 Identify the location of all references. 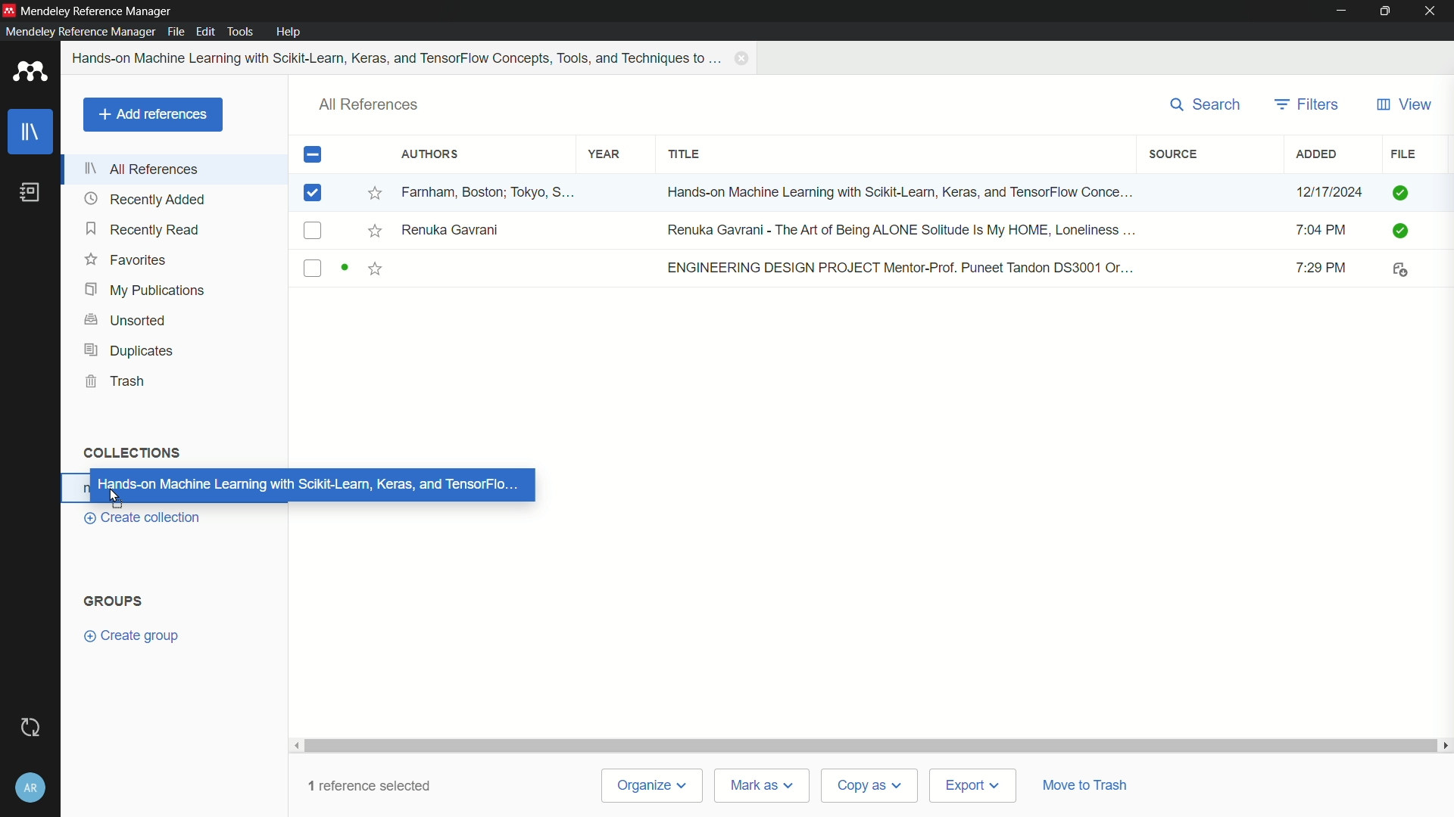
(370, 105).